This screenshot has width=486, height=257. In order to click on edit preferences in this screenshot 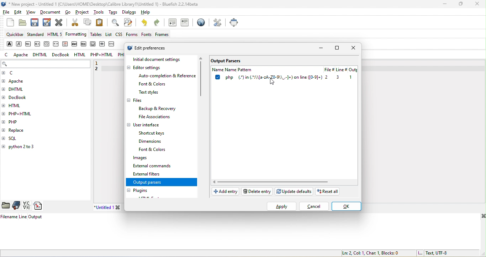, I will do `click(153, 48)`.